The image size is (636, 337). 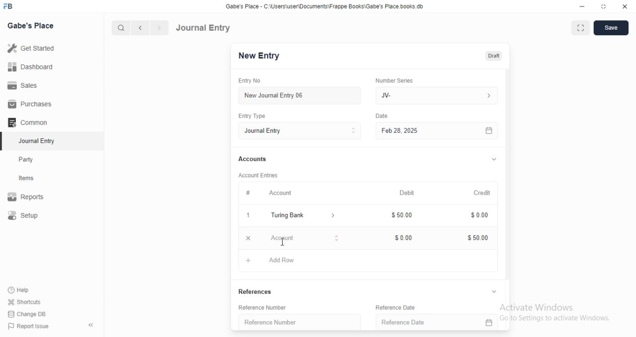 What do you see at coordinates (582, 28) in the screenshot?
I see `full screen` at bounding box center [582, 28].